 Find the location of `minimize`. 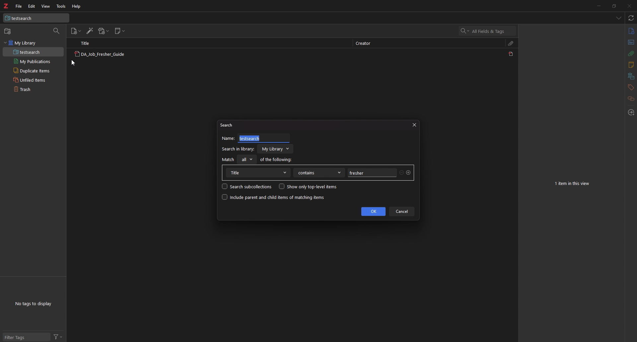

minimize is located at coordinates (599, 5).